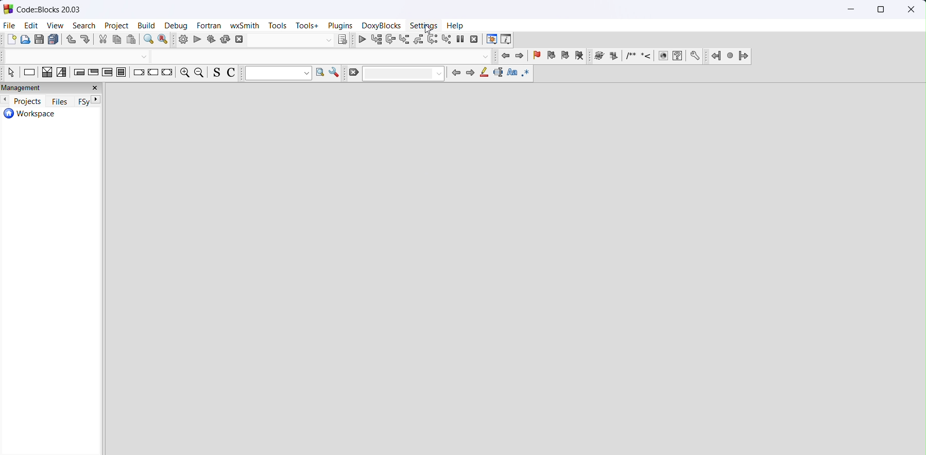  I want to click on cut, so click(102, 40).